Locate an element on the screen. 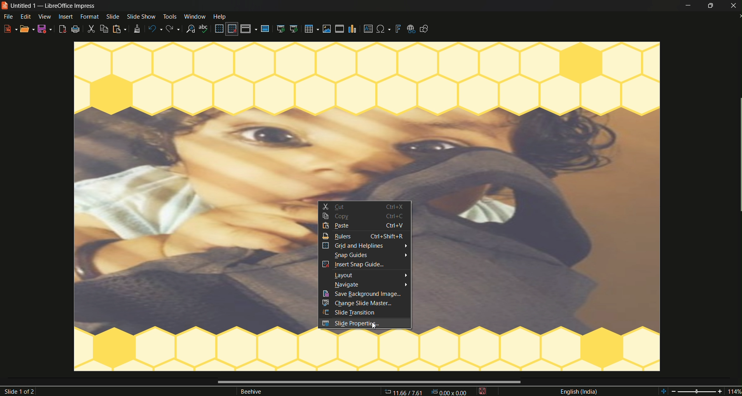 The width and height of the screenshot is (742, 396). spelling is located at coordinates (205, 29).